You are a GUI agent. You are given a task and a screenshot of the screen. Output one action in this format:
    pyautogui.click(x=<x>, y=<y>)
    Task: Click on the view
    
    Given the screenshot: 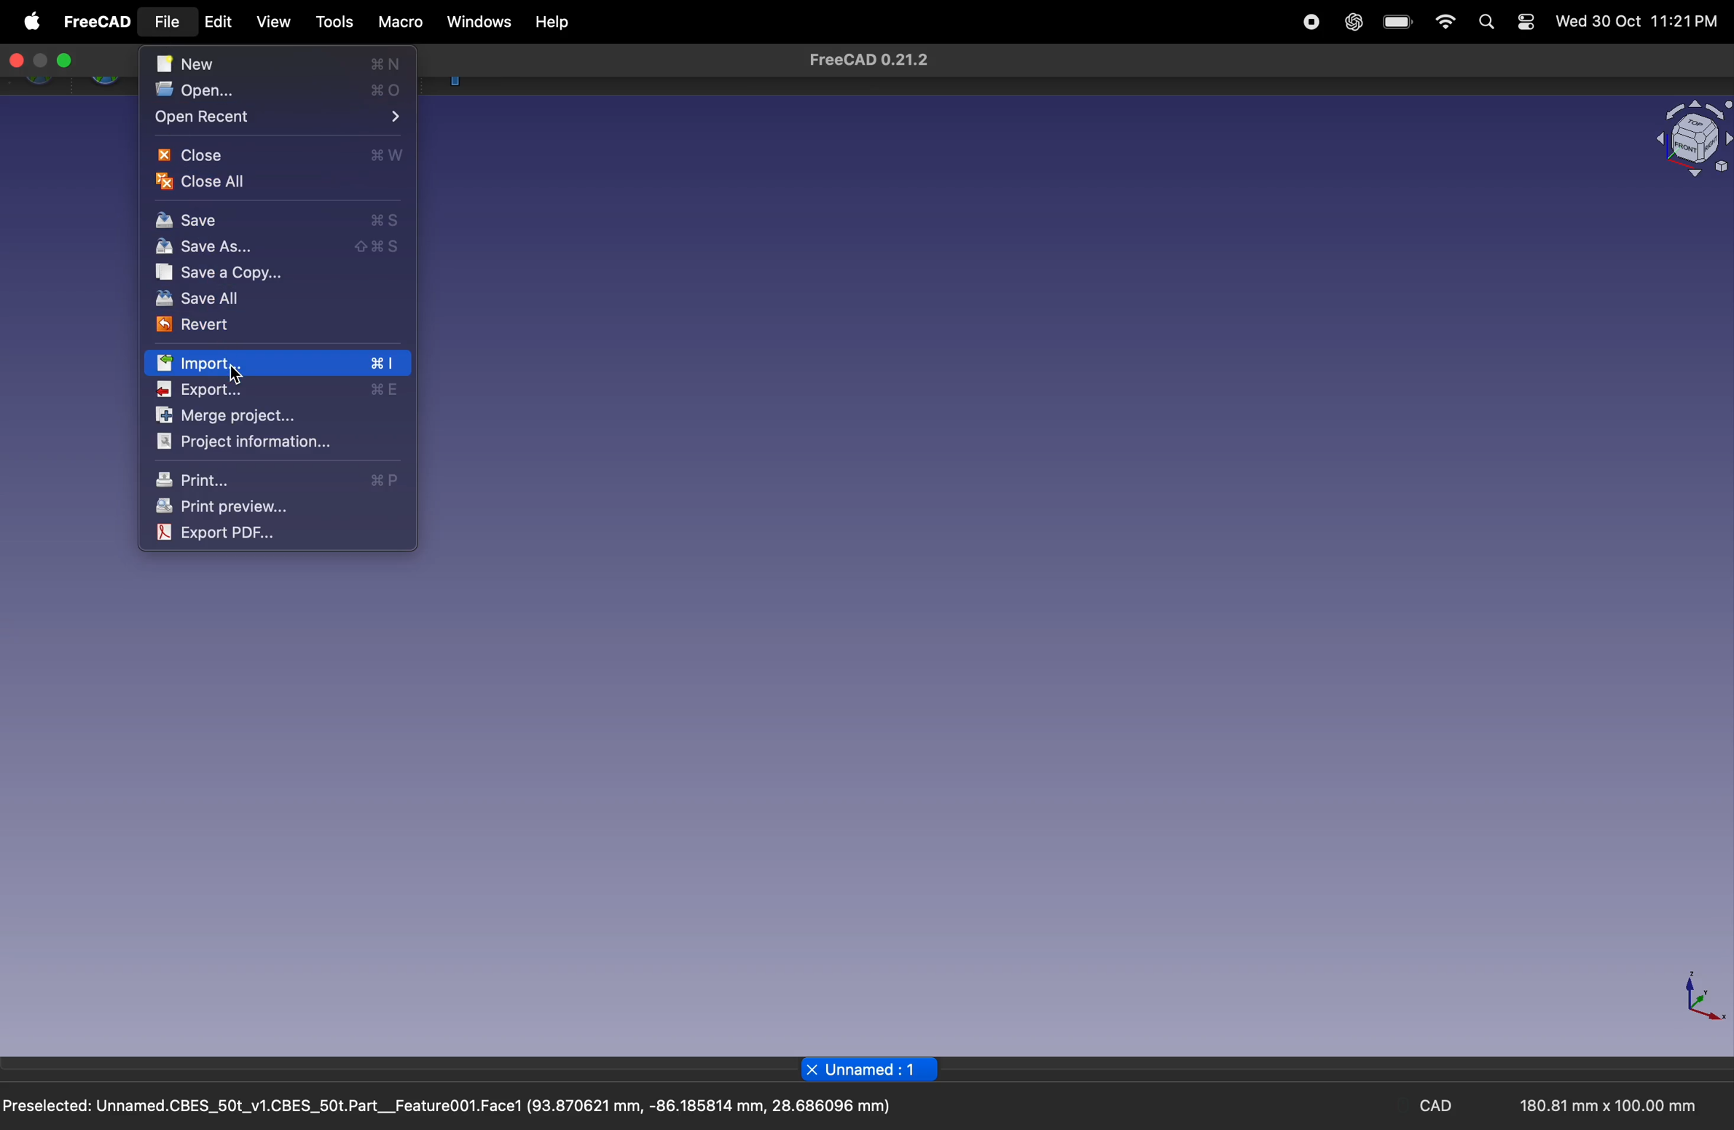 What is the action you would take?
    pyautogui.click(x=275, y=24)
    